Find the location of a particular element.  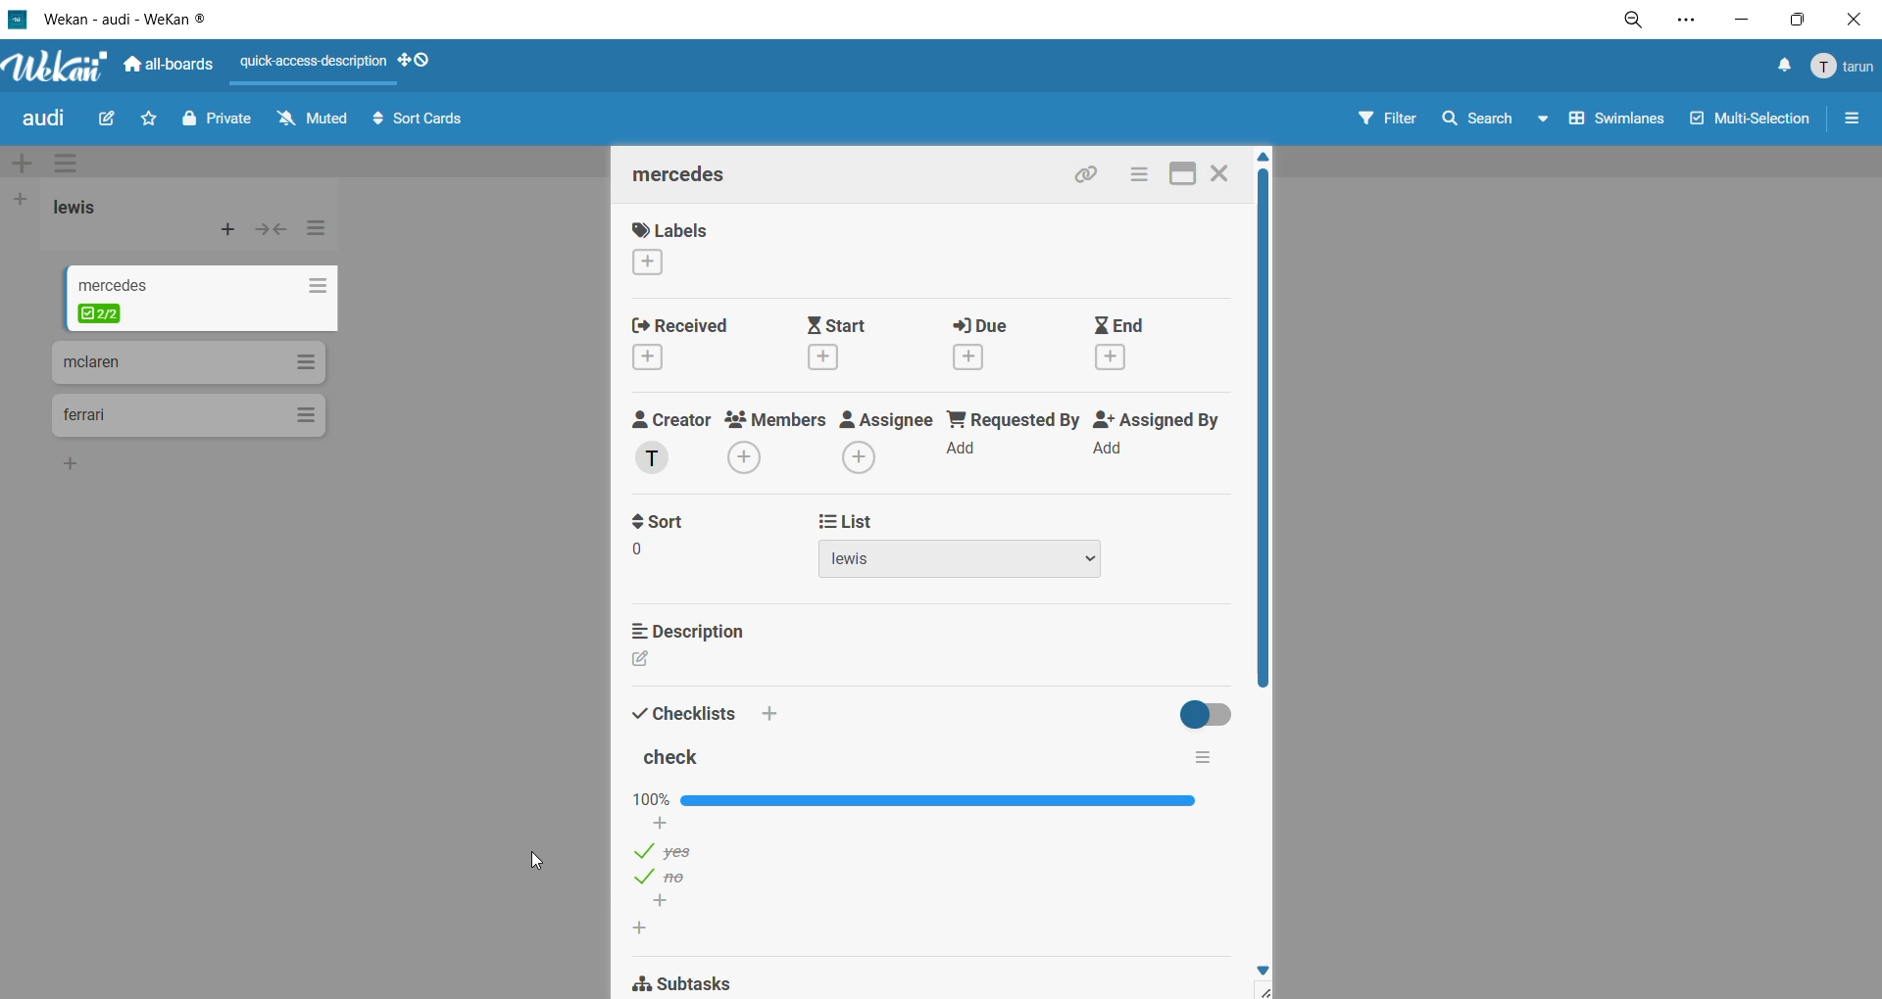

card title is located at coordinates (693, 179).